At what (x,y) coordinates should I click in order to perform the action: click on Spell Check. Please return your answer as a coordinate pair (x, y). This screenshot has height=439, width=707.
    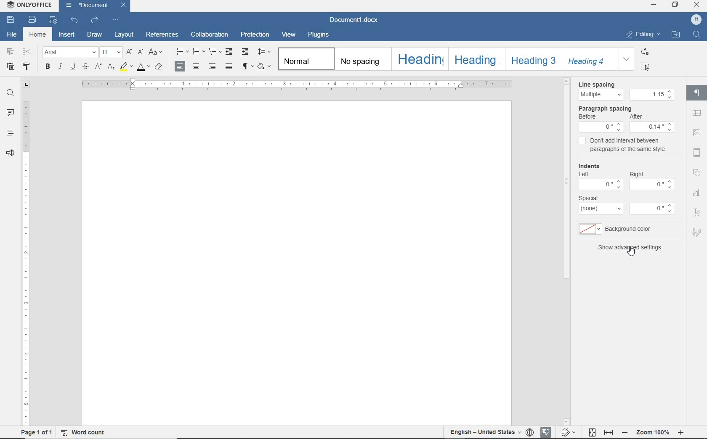
    Looking at the image, I should click on (547, 431).